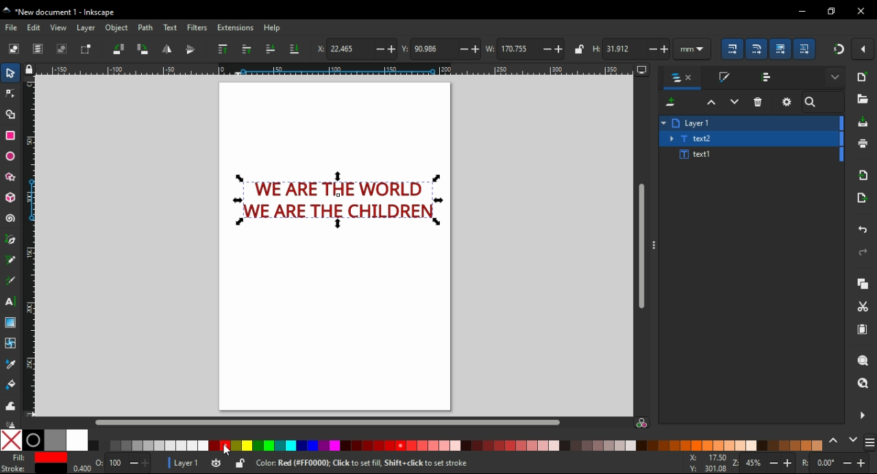  I want to click on vertical coordinates of selected object, so click(441, 47).